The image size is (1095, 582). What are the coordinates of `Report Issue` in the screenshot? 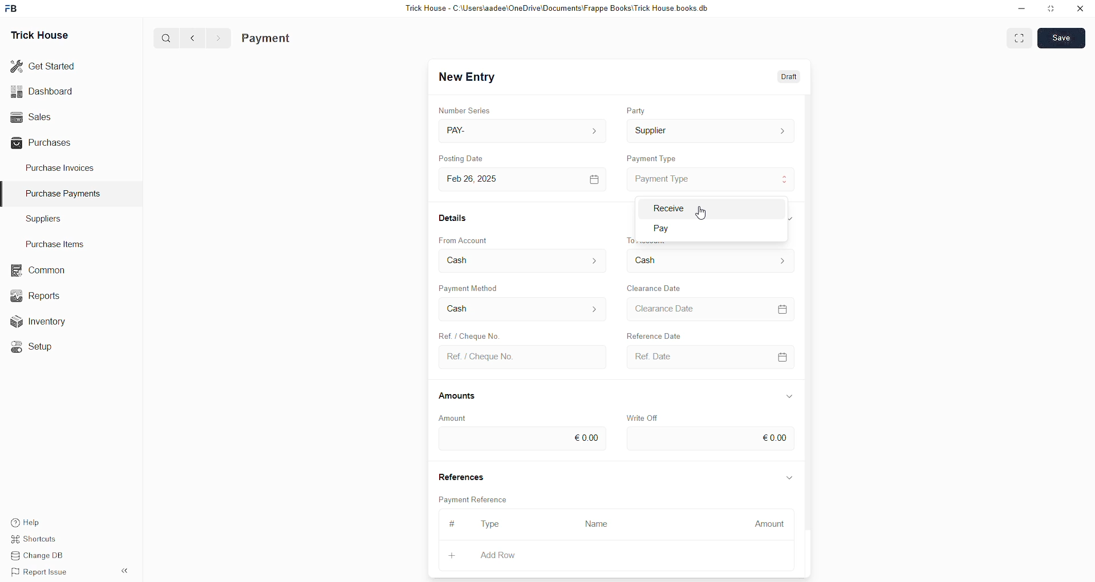 It's located at (37, 571).